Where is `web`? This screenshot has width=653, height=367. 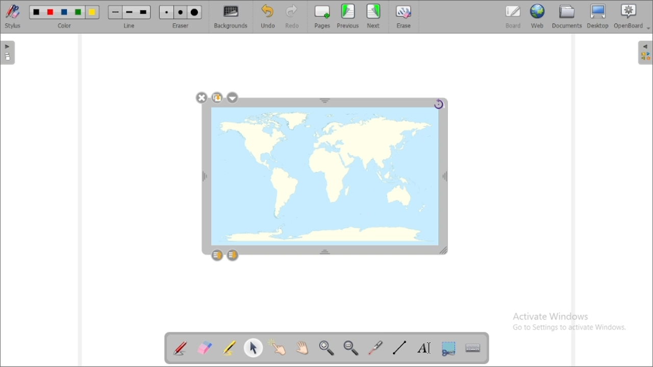 web is located at coordinates (538, 16).